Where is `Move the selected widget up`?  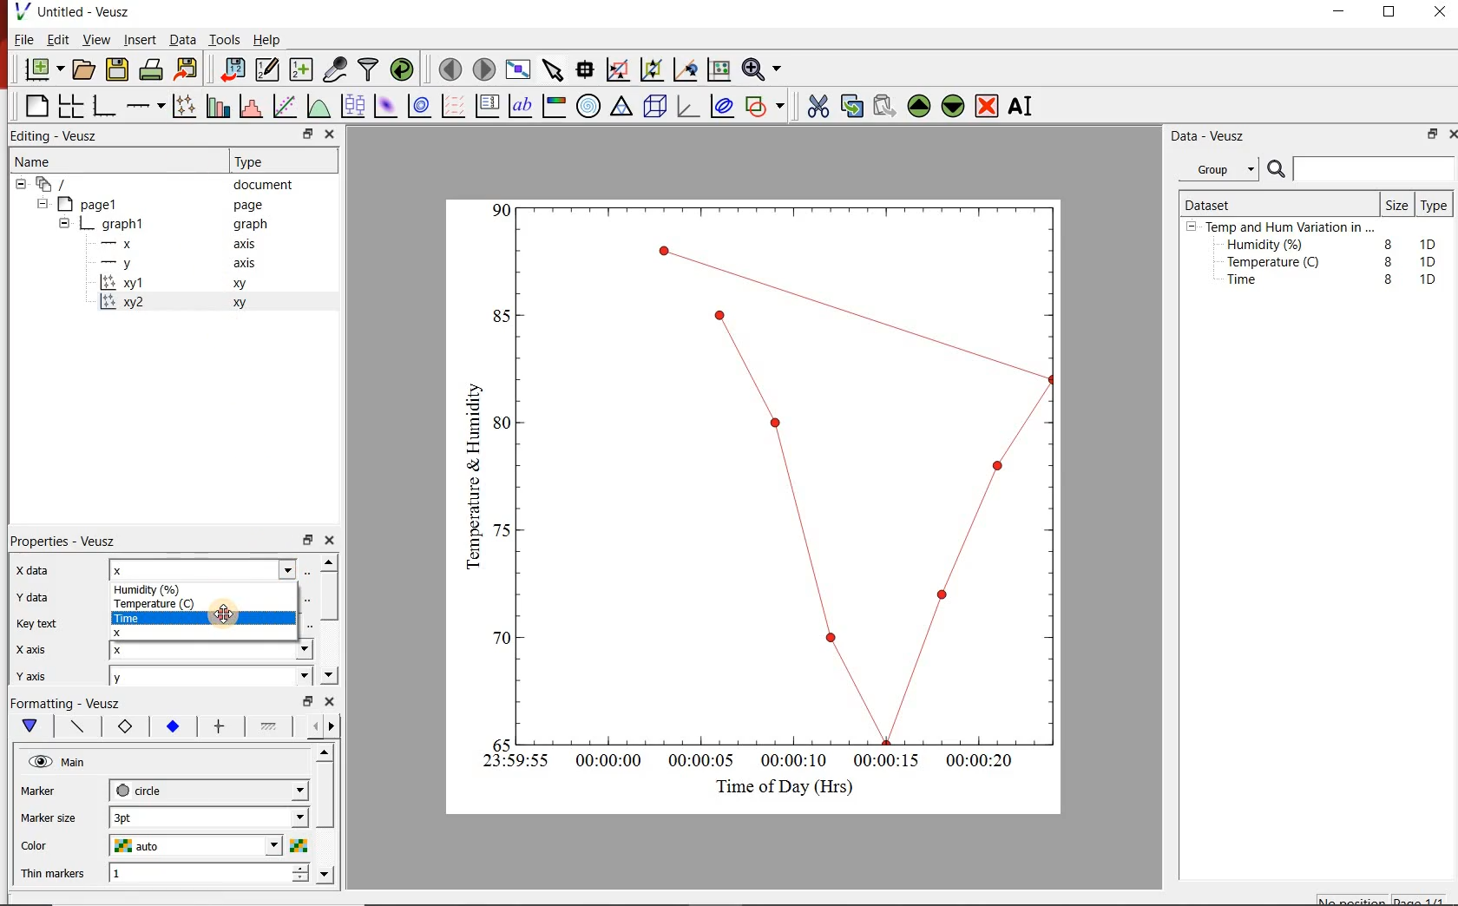
Move the selected widget up is located at coordinates (920, 104).